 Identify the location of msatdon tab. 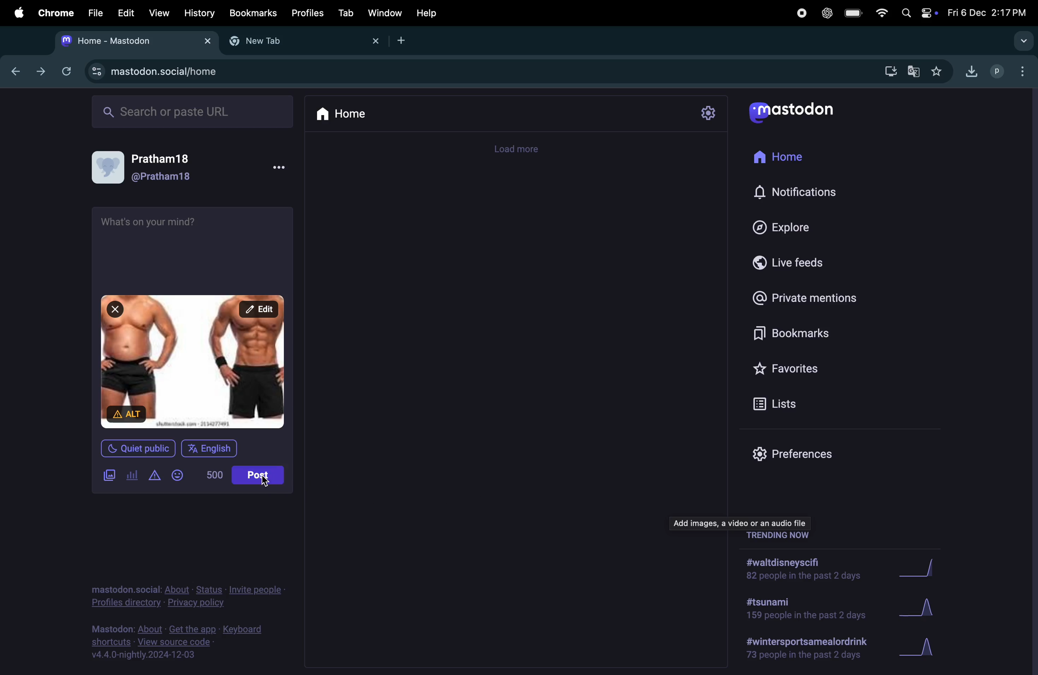
(133, 39).